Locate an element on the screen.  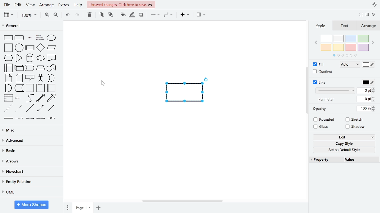
cursor is located at coordinates (105, 84).